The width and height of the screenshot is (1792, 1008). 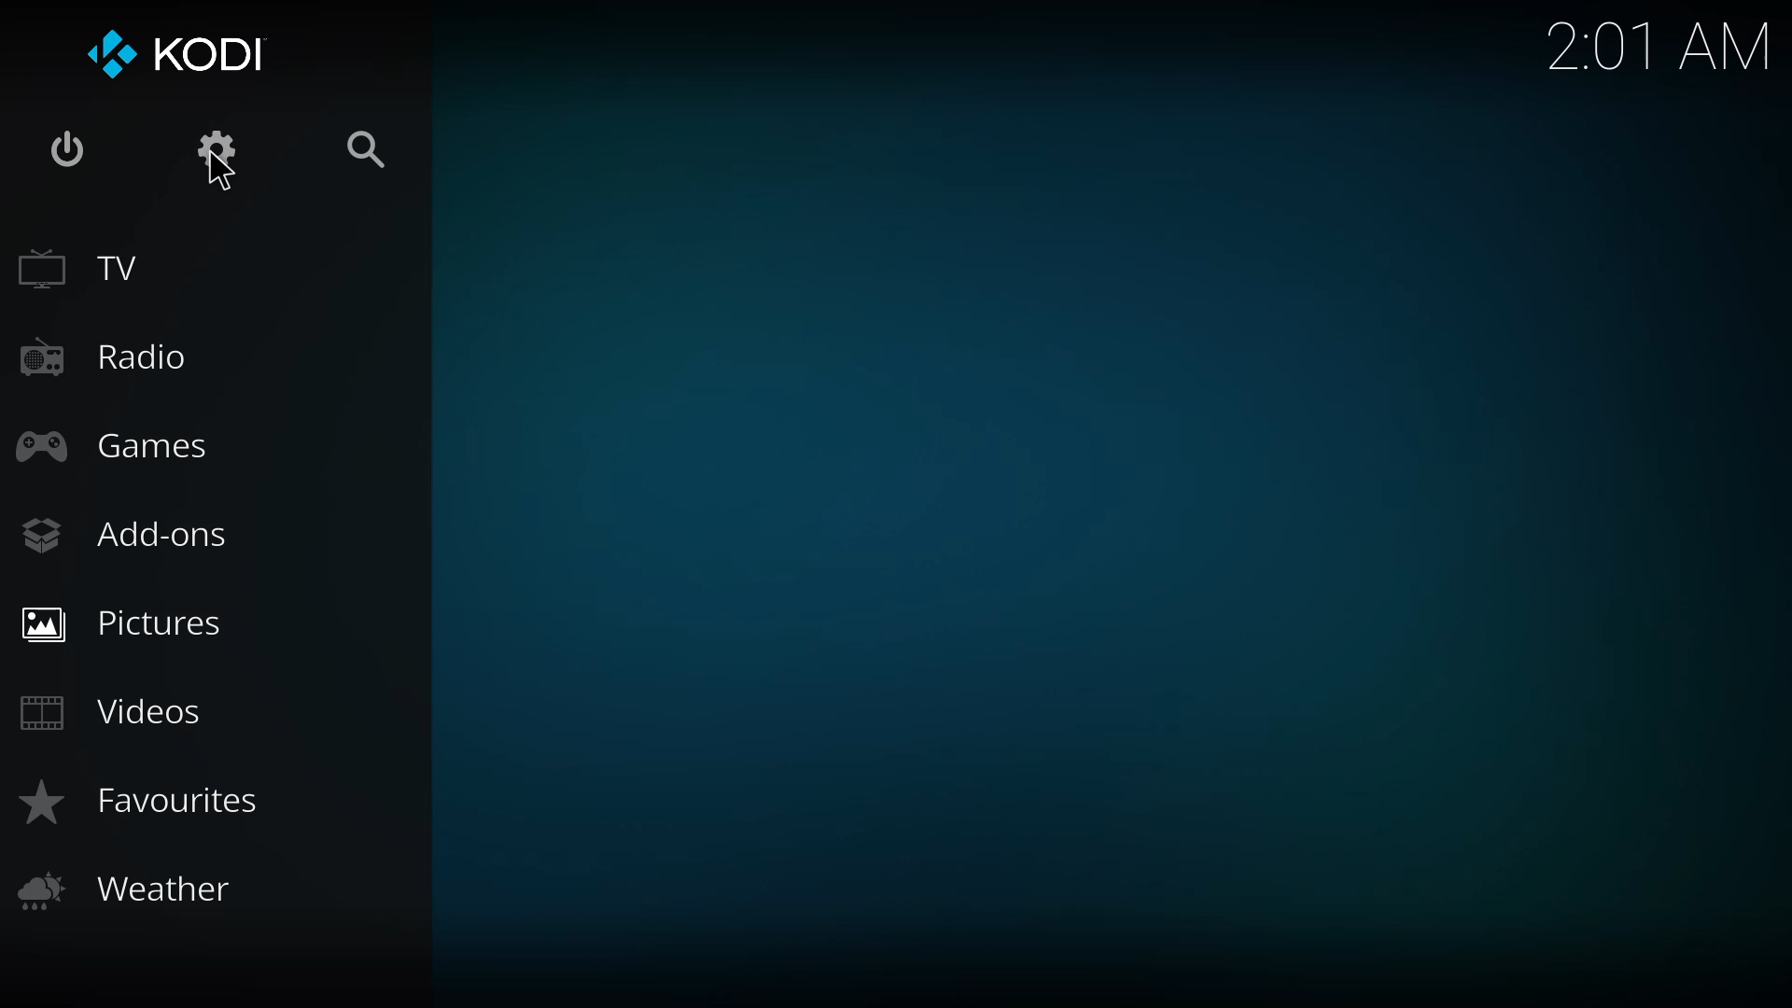 I want to click on tv, so click(x=91, y=266).